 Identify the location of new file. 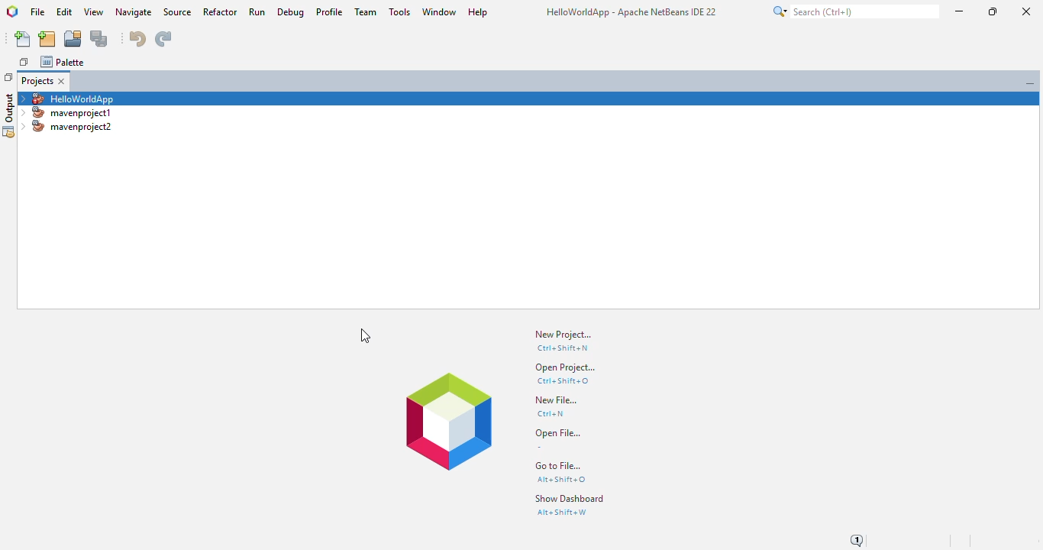
(555, 400).